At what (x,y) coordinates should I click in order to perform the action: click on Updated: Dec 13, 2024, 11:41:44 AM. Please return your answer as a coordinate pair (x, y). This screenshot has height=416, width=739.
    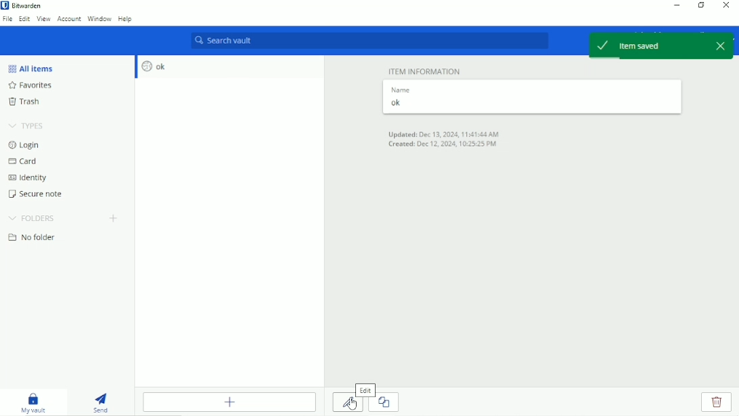
    Looking at the image, I should click on (443, 133).